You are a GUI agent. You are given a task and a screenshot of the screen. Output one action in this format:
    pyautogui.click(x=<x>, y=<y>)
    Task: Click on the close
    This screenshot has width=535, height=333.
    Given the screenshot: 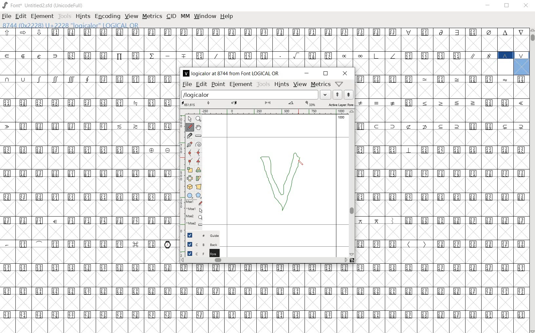 What is the action you would take?
    pyautogui.click(x=345, y=74)
    